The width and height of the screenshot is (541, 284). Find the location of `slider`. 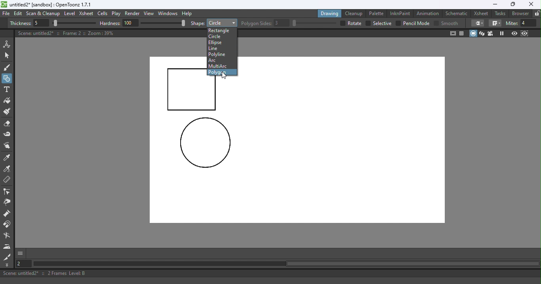

slider is located at coordinates (74, 23).